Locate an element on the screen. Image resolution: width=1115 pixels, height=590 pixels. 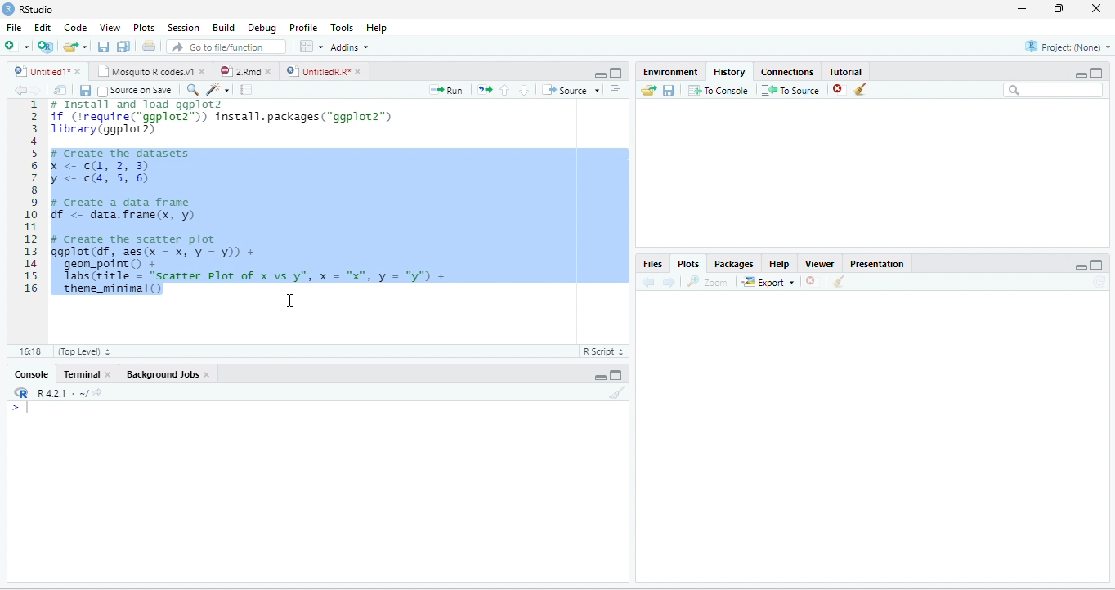
Go to file/function is located at coordinates (226, 46).